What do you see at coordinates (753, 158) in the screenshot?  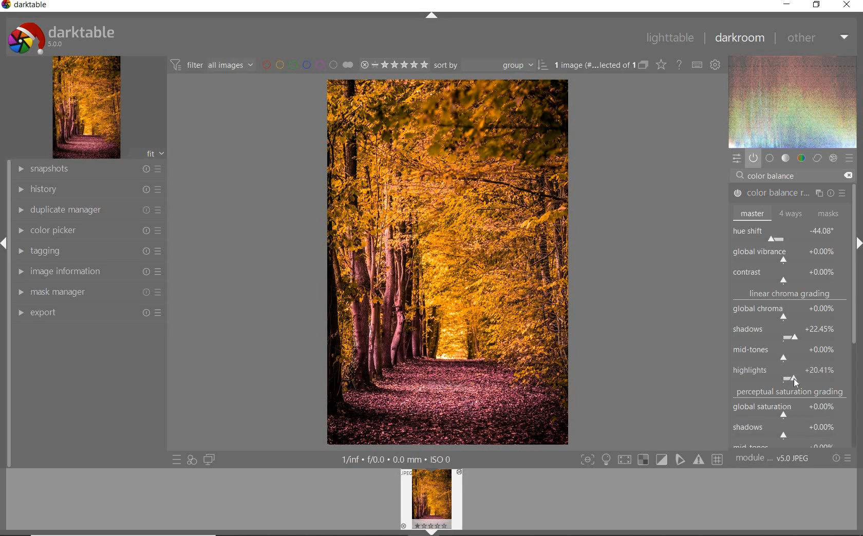 I see `show only active module` at bounding box center [753, 158].